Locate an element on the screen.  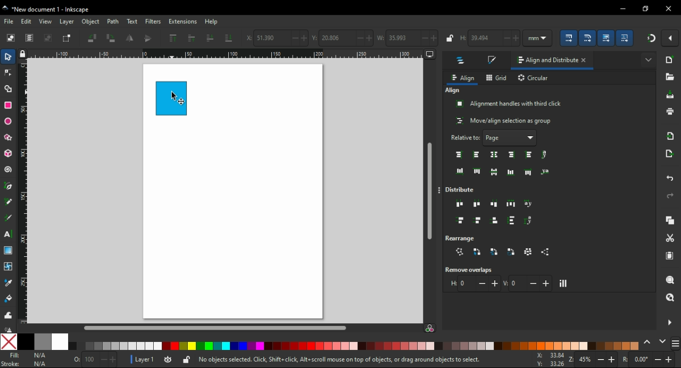
vertical ruler is located at coordinates (26, 191).